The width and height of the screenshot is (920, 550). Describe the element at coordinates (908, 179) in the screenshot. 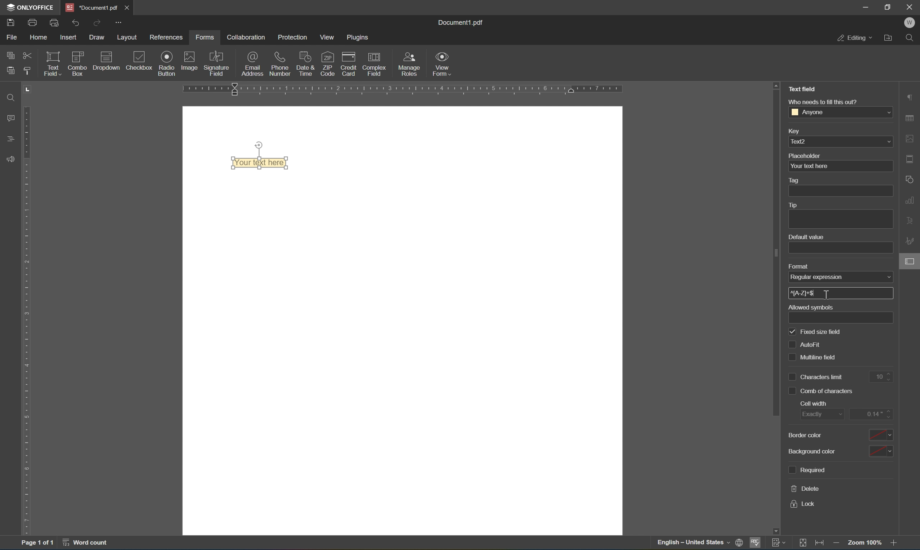

I see `shape settings` at that location.